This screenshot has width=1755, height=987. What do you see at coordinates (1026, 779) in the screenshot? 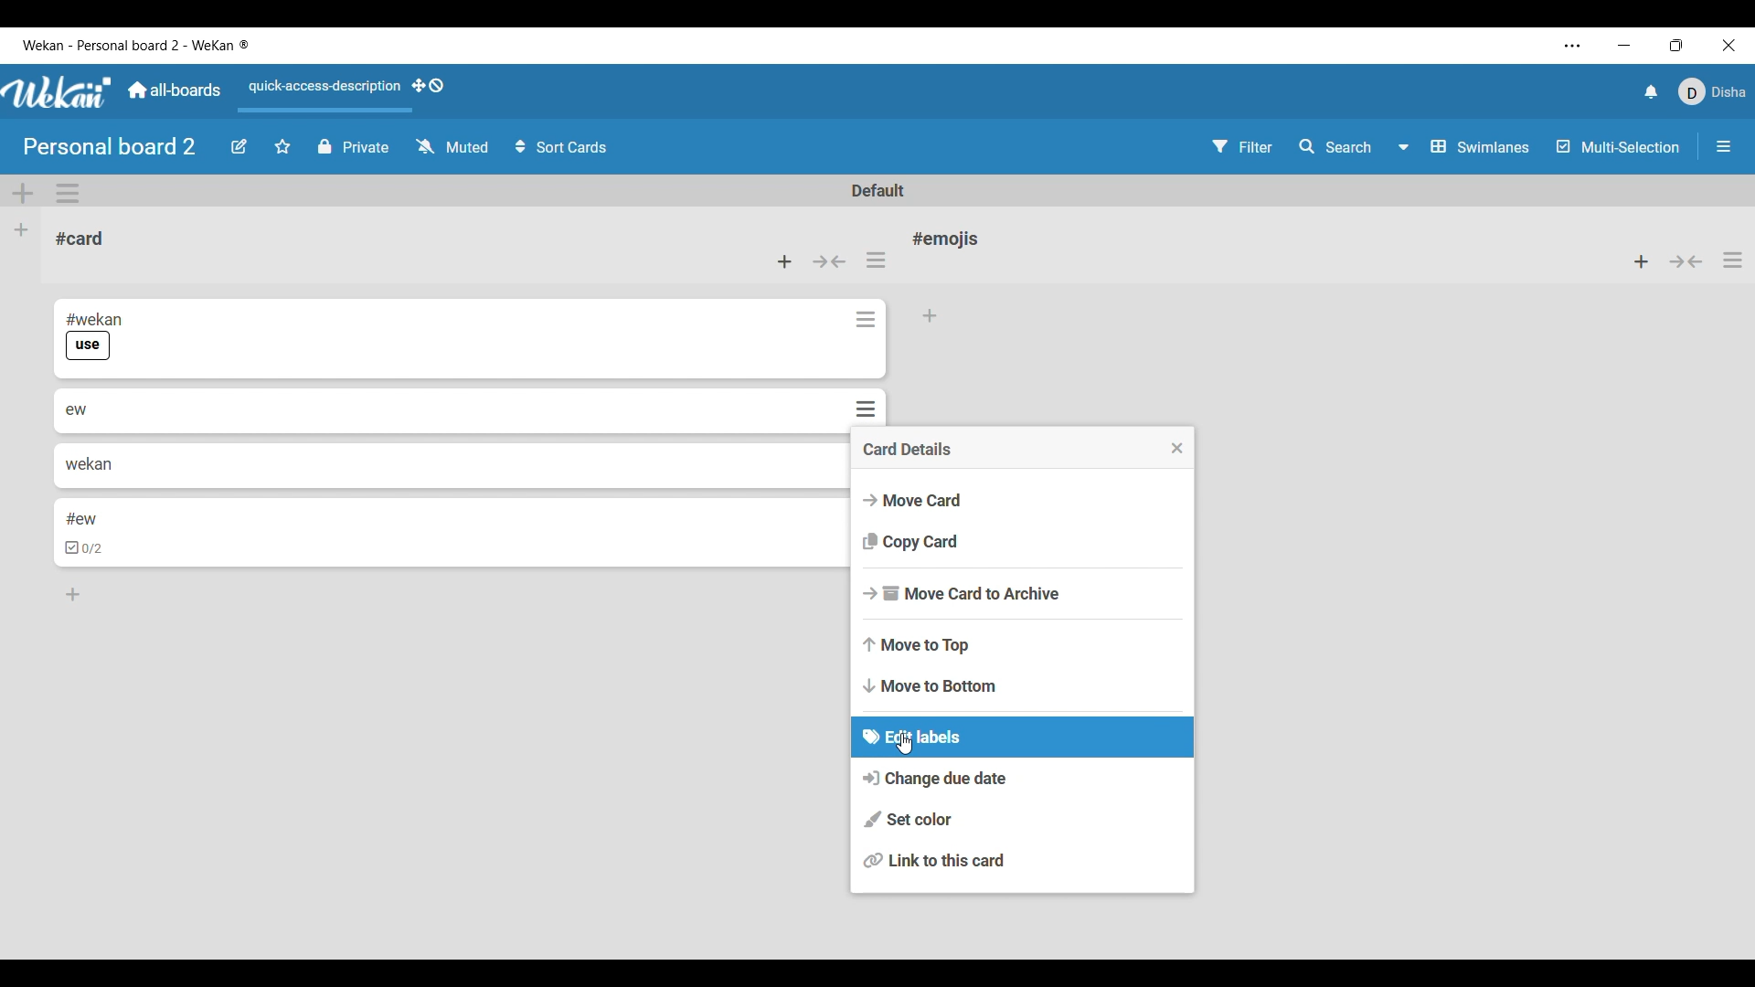
I see `Change due date` at bounding box center [1026, 779].